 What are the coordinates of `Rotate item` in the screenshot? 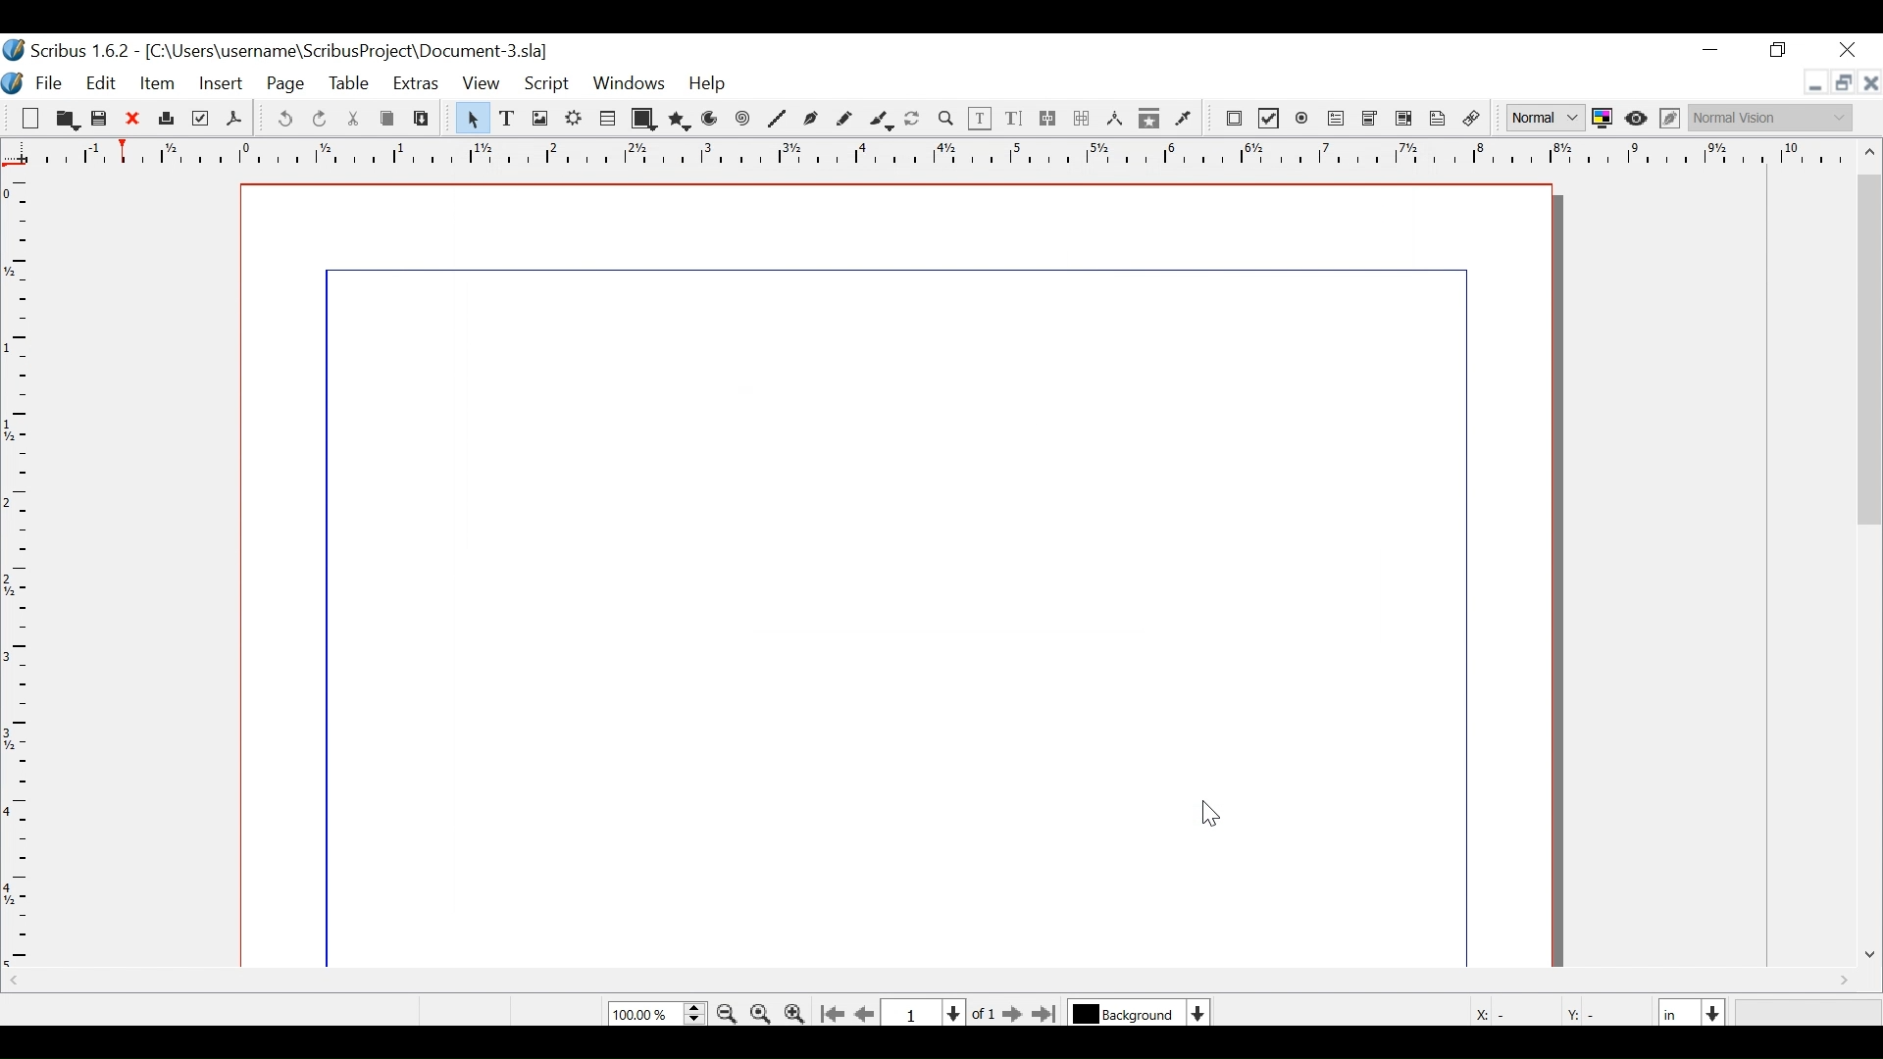 It's located at (915, 120).